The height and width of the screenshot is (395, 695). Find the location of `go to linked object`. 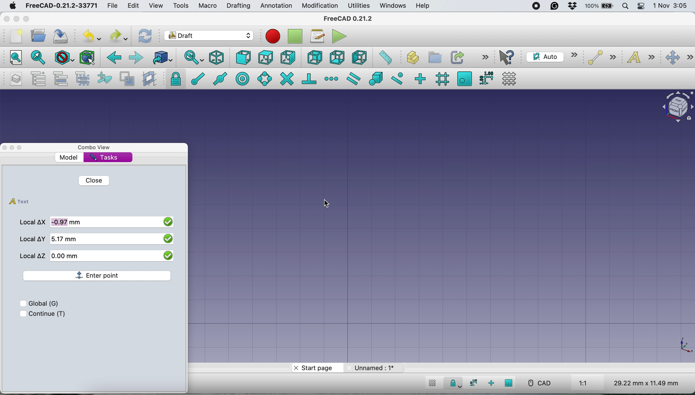

go to linked object is located at coordinates (161, 57).